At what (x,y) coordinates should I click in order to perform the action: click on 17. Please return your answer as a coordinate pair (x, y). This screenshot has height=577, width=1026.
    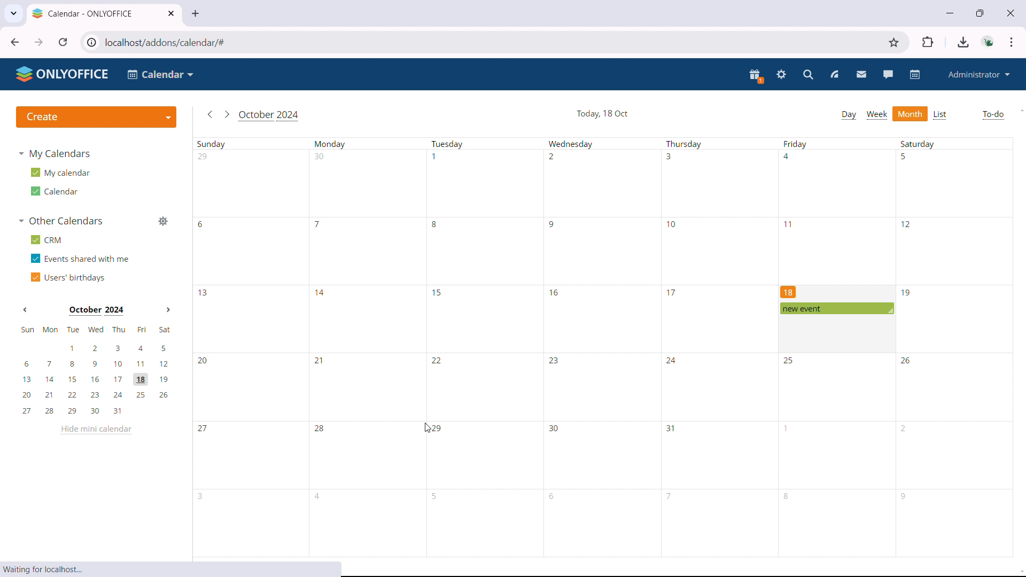
    Looking at the image, I should click on (672, 292).